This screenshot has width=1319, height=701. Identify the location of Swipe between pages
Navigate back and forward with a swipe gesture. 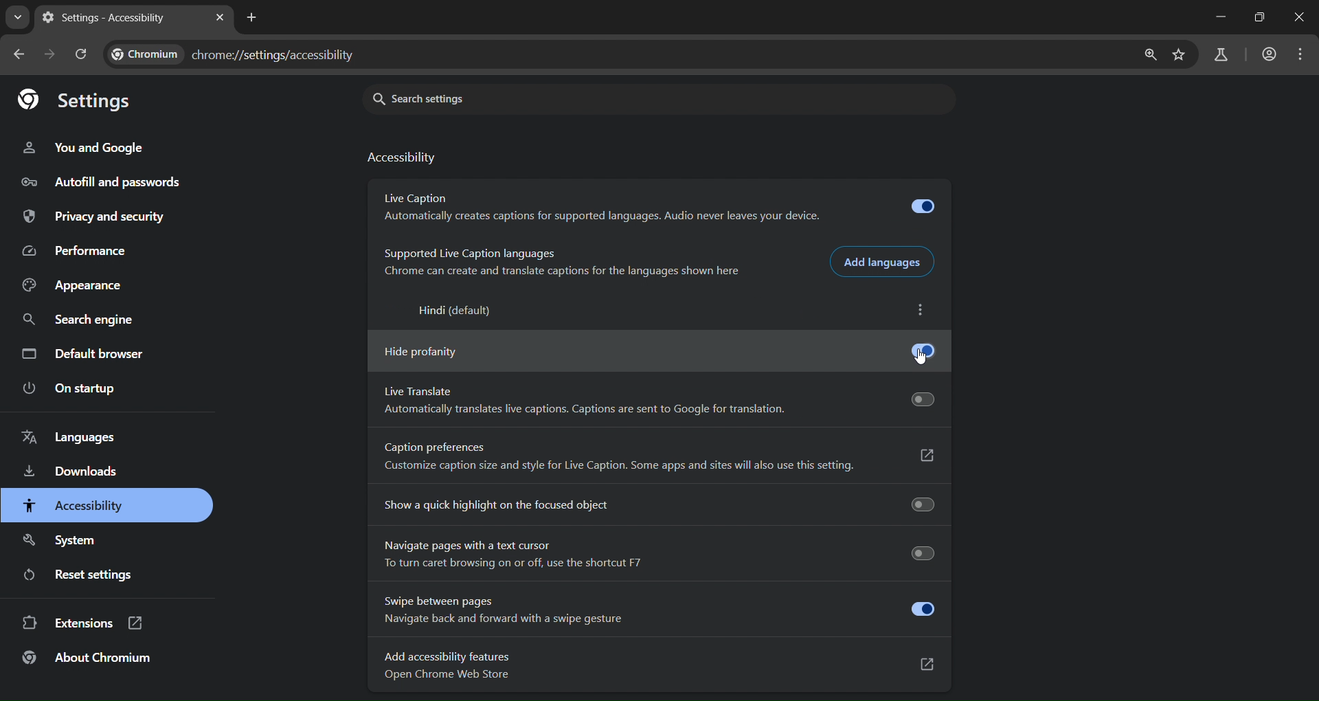
(657, 610).